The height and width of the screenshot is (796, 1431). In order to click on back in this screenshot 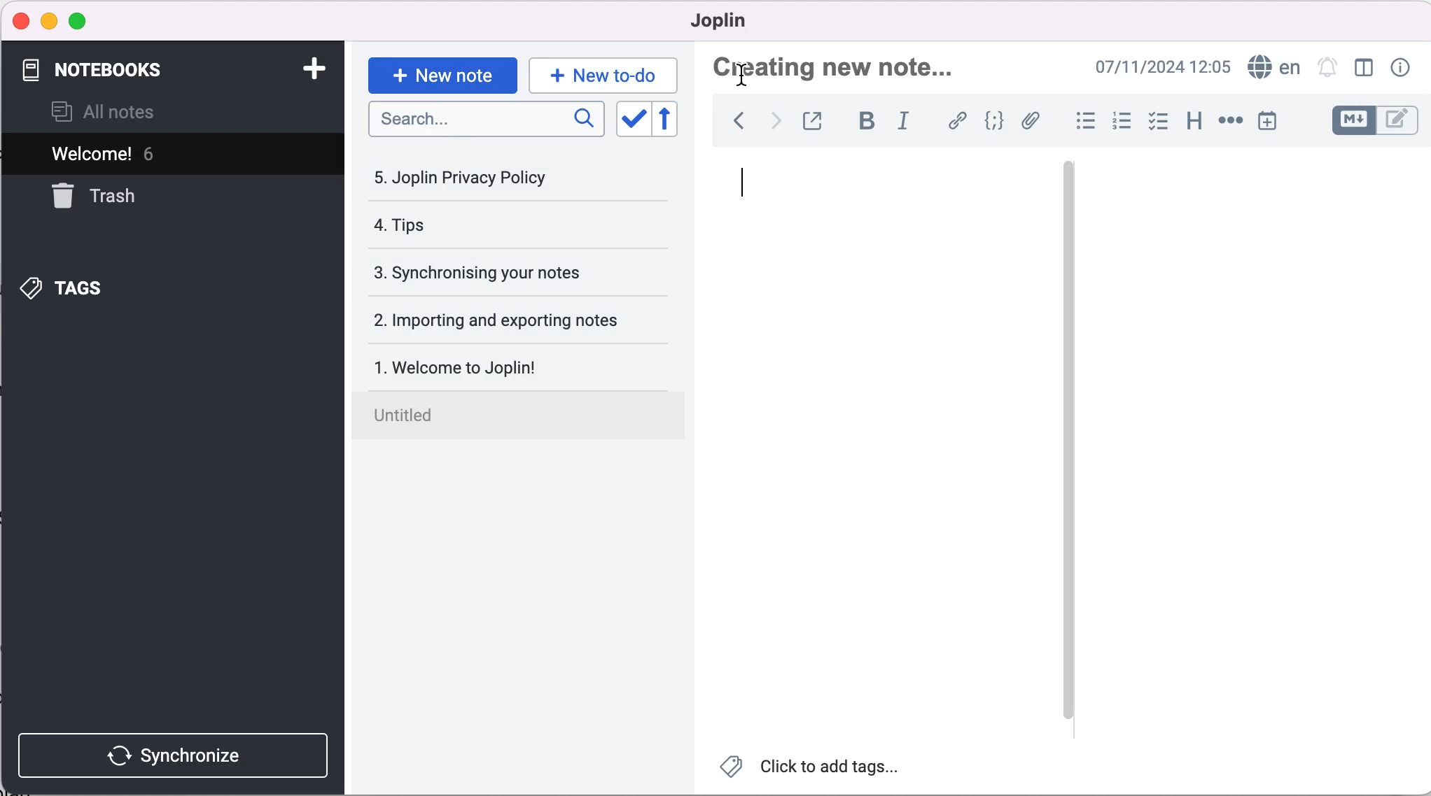, I will do `click(732, 120)`.